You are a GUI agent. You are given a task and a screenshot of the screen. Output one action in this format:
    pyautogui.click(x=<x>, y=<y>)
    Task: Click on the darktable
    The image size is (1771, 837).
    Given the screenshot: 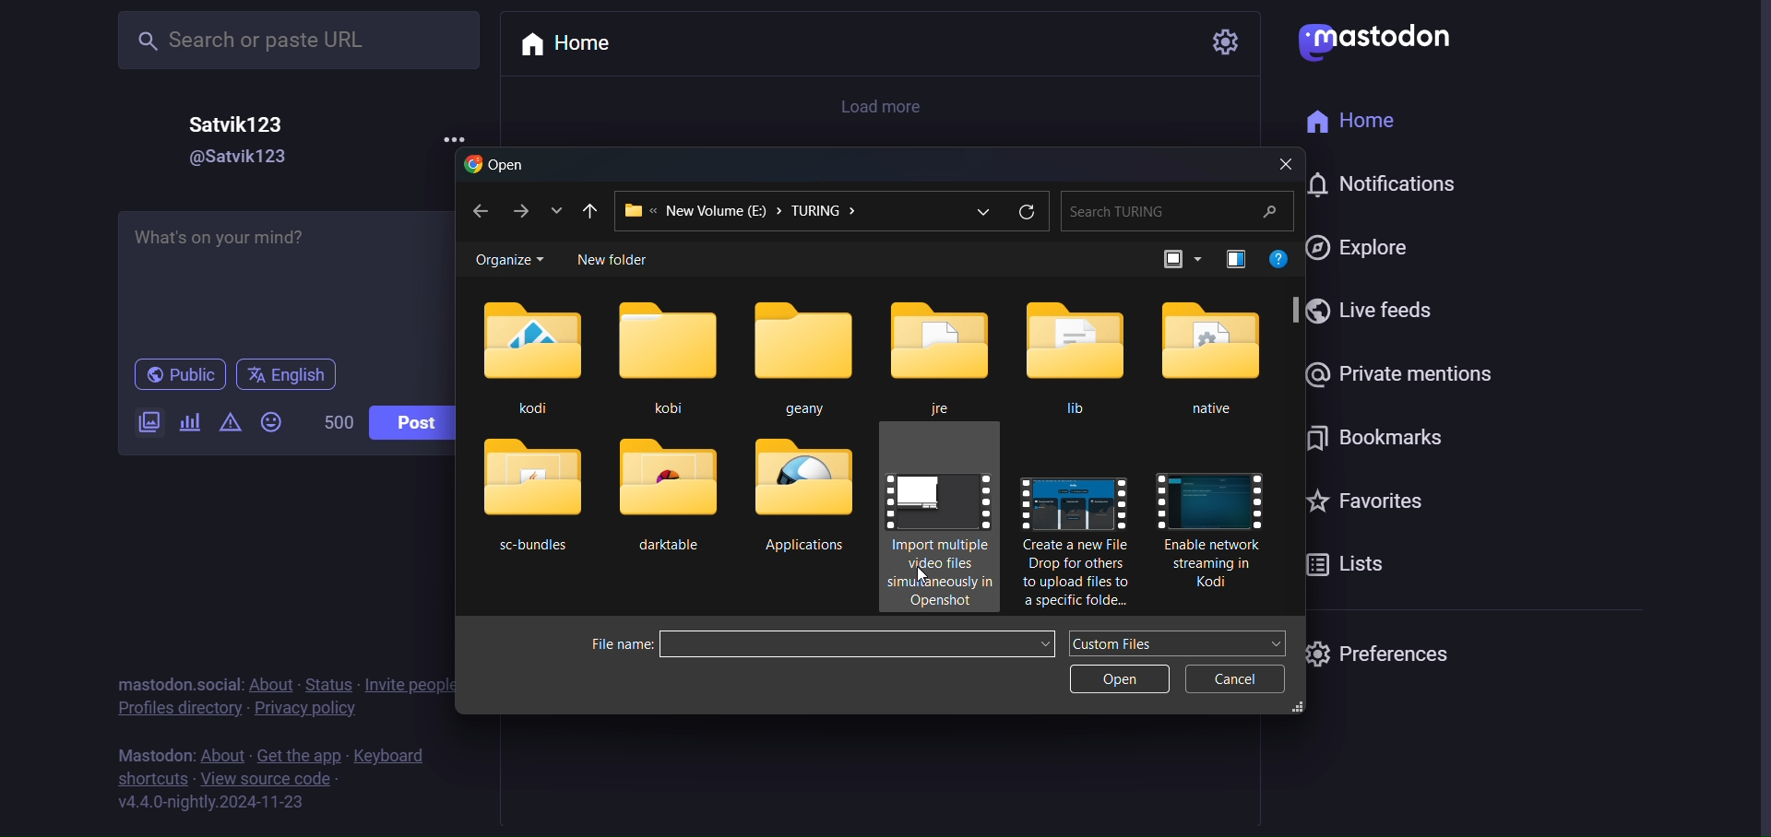 What is the action you would take?
    pyautogui.click(x=666, y=501)
    